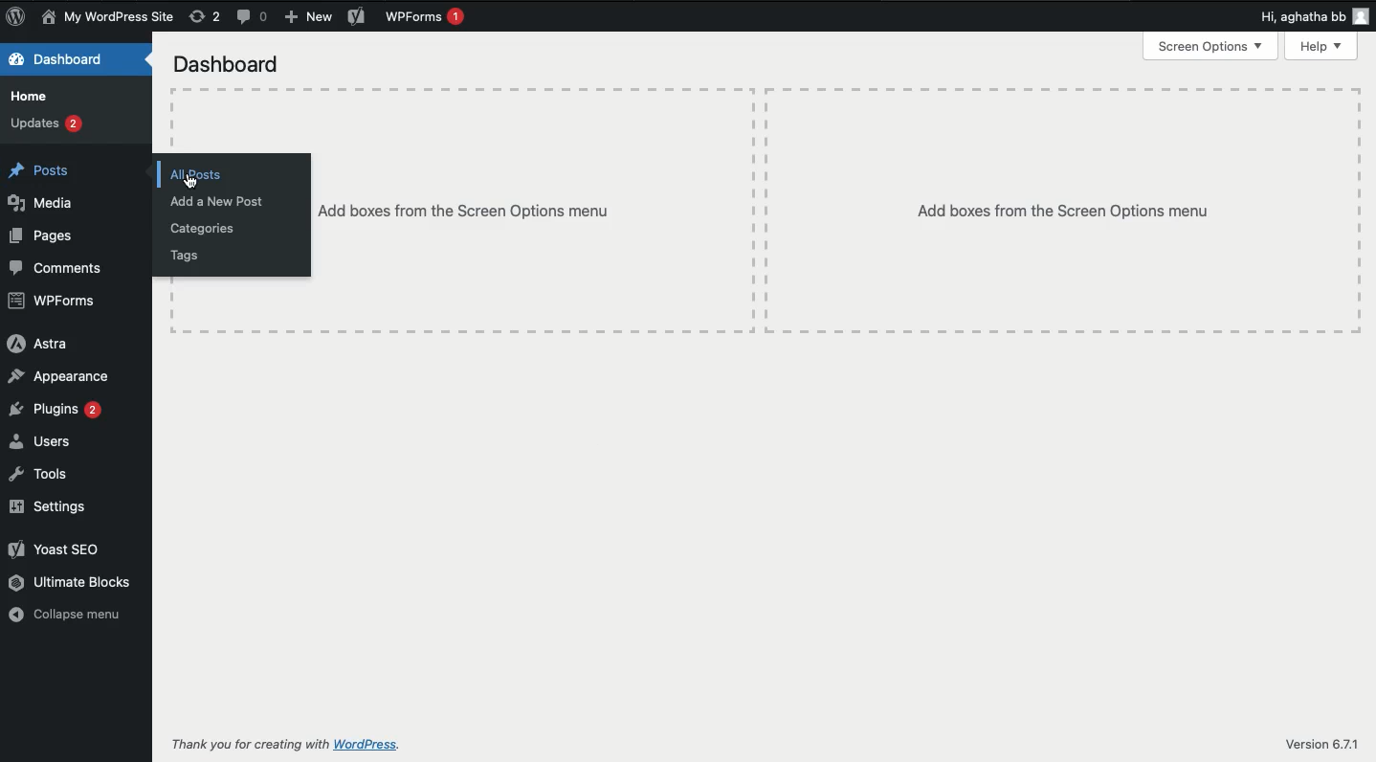 This screenshot has width=1376, height=762. I want to click on Appearance, so click(62, 377).